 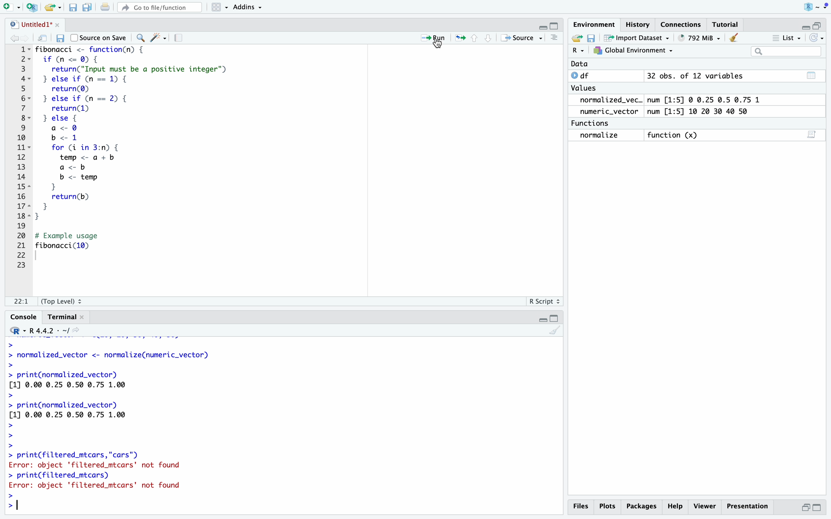 I want to click on normalized_vec.., so click(x=609, y=99).